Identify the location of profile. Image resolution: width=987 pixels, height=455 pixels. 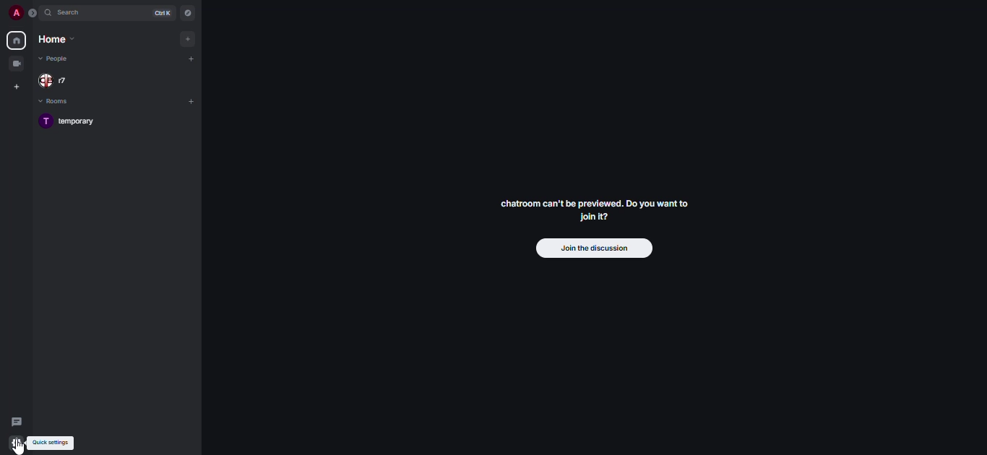
(12, 12).